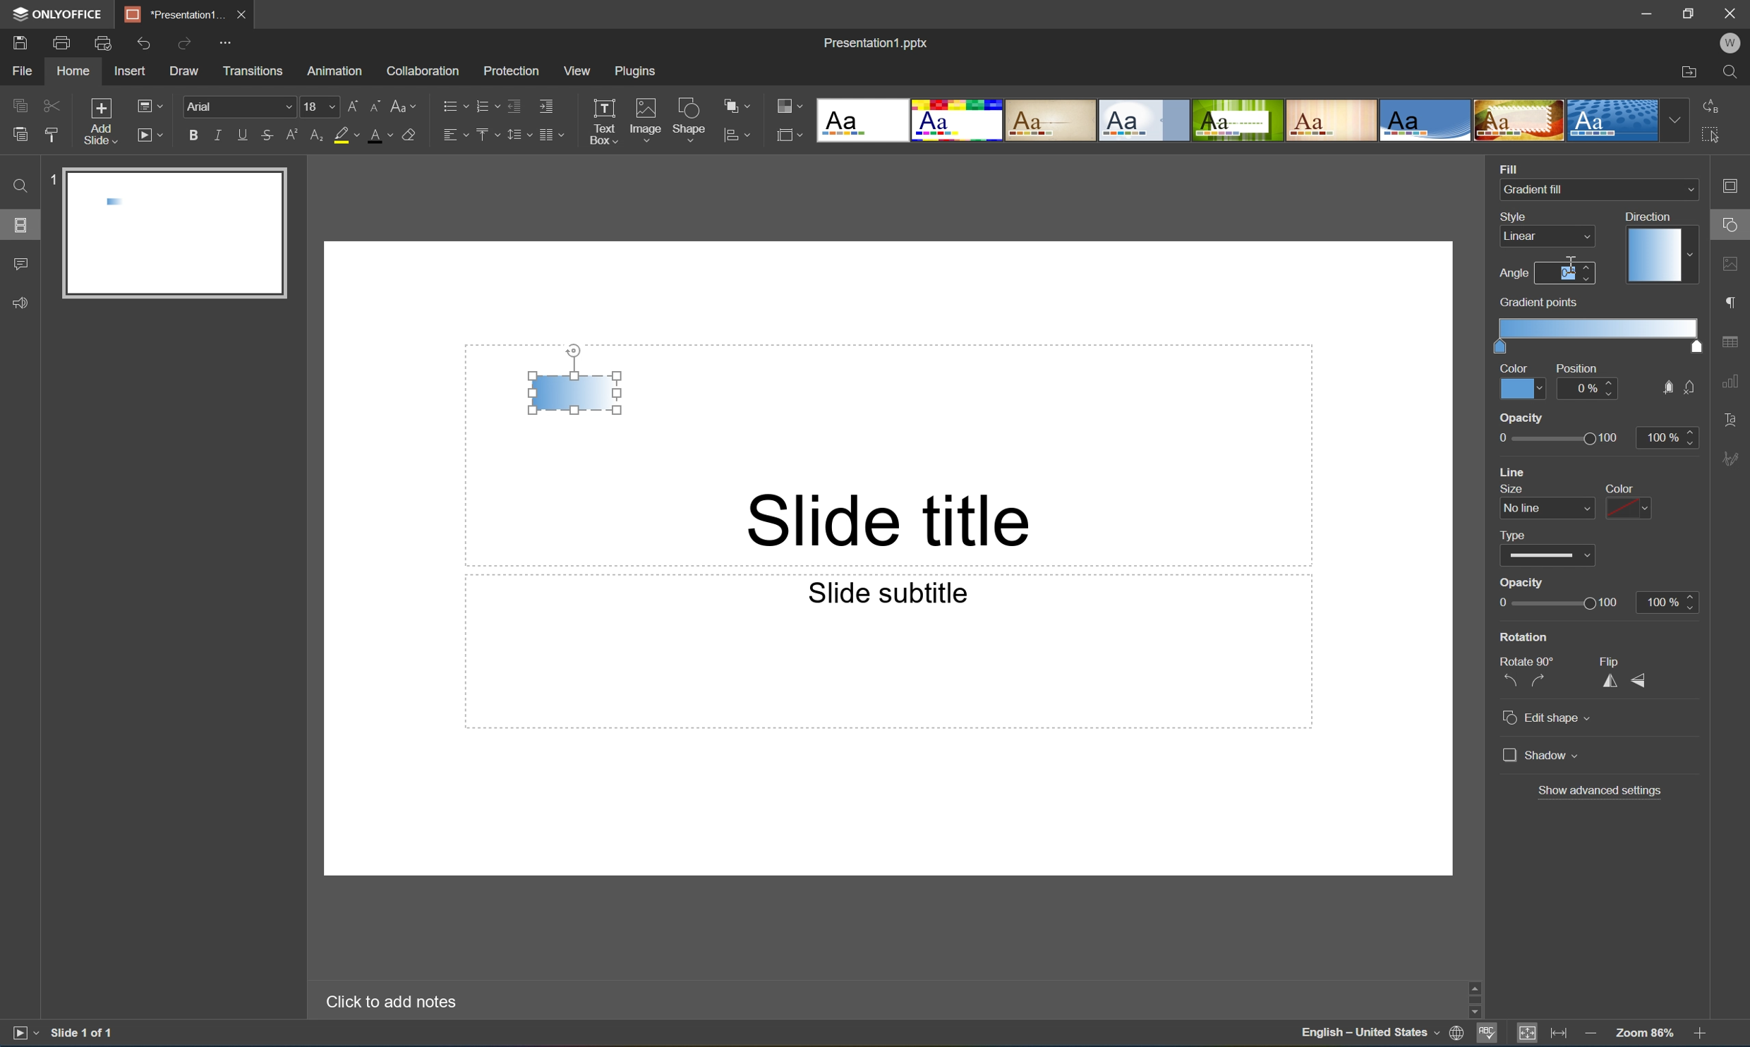 The image size is (1750, 1047). Describe the element at coordinates (1514, 367) in the screenshot. I see `Color` at that location.